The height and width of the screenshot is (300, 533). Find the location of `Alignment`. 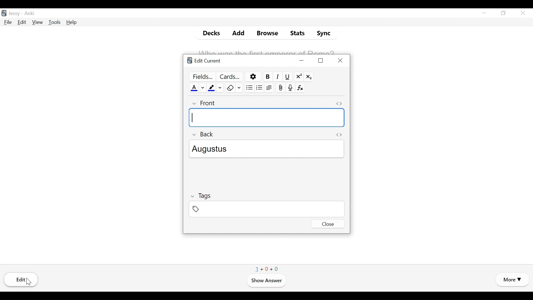

Alignment is located at coordinates (270, 88).